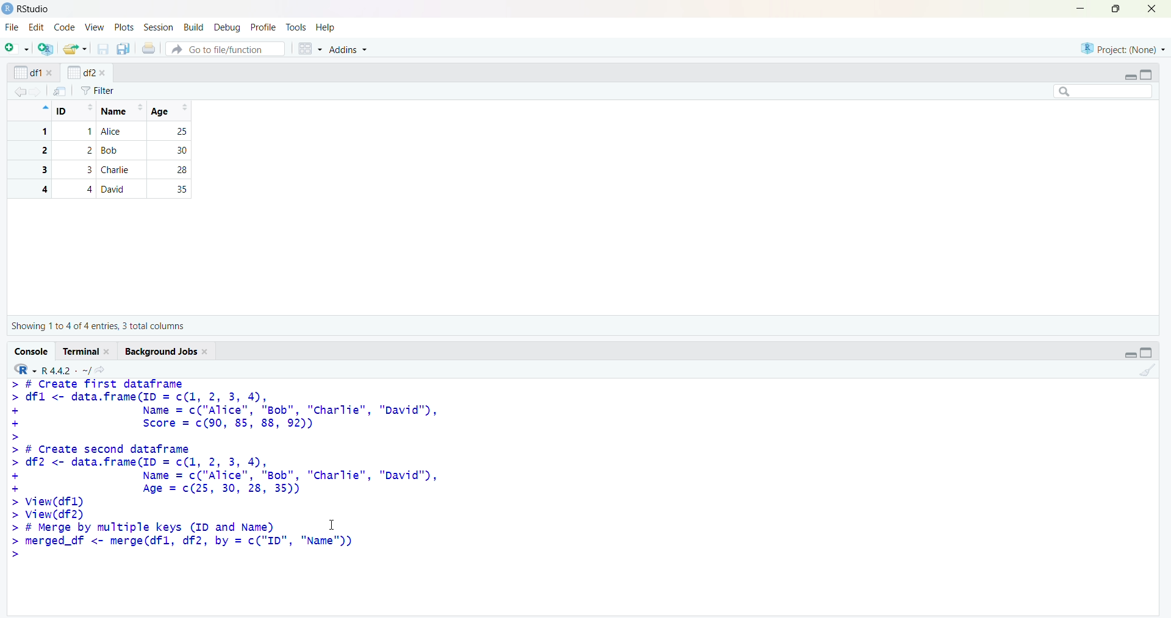 The height and width of the screenshot is (618, 1171). Describe the element at coordinates (65, 27) in the screenshot. I see `code` at that location.